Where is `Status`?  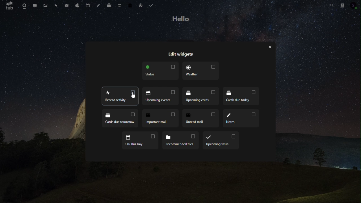
Status is located at coordinates (160, 70).